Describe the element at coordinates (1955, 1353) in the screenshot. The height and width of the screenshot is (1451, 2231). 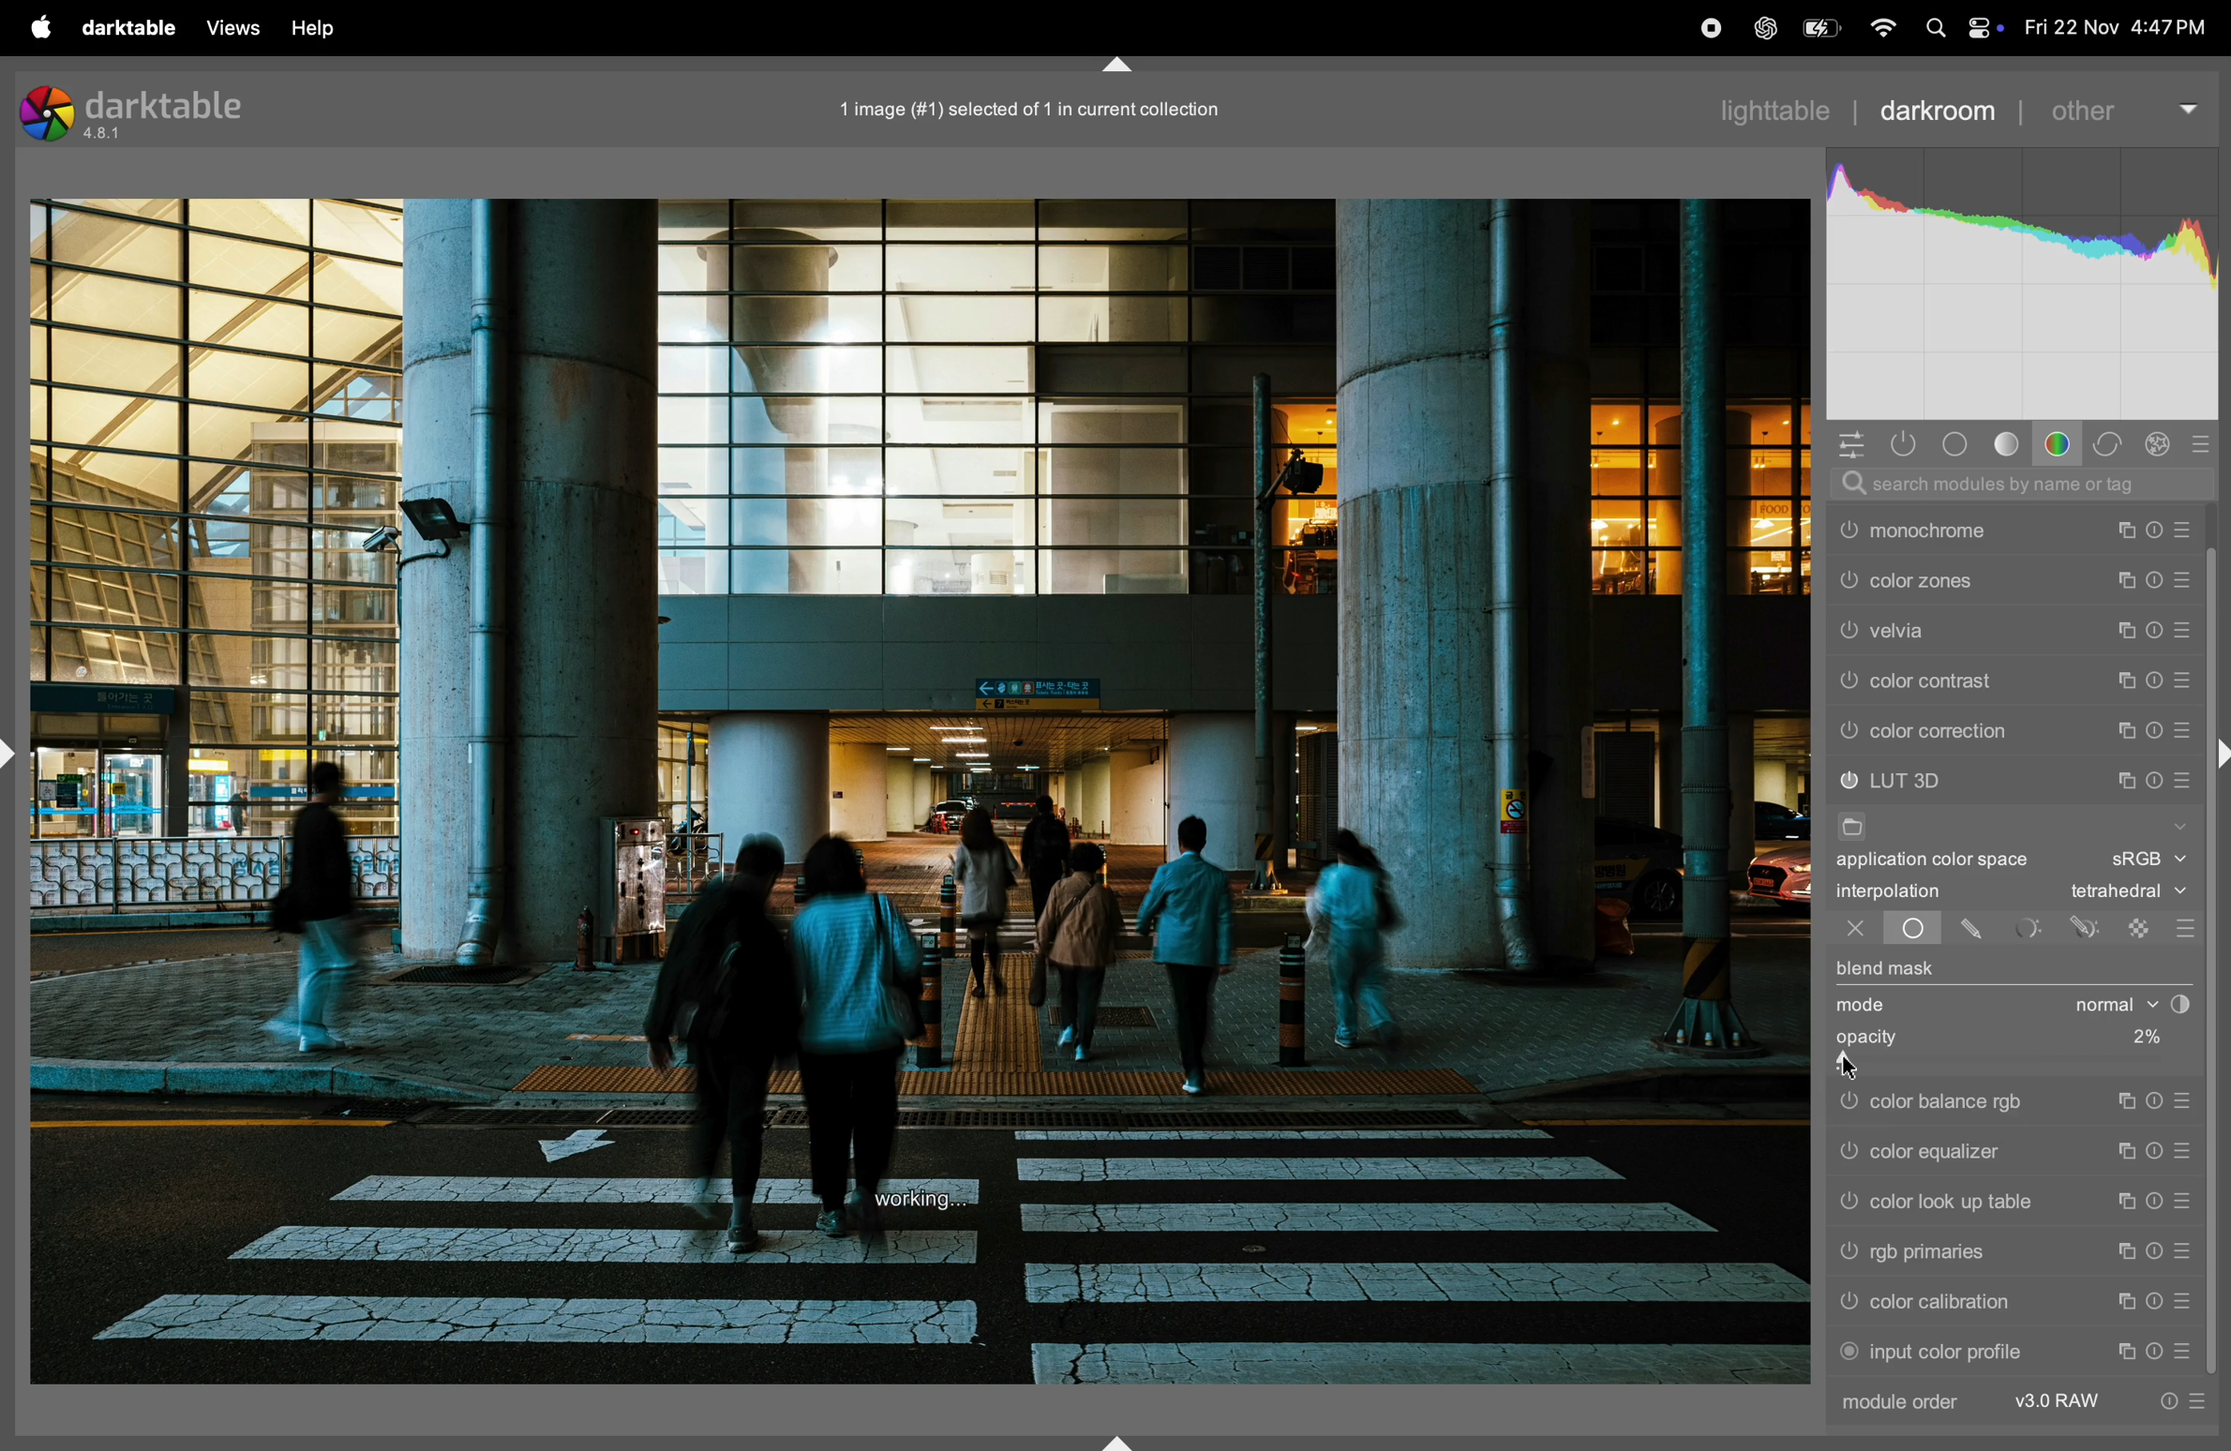
I see `input color profile` at that location.